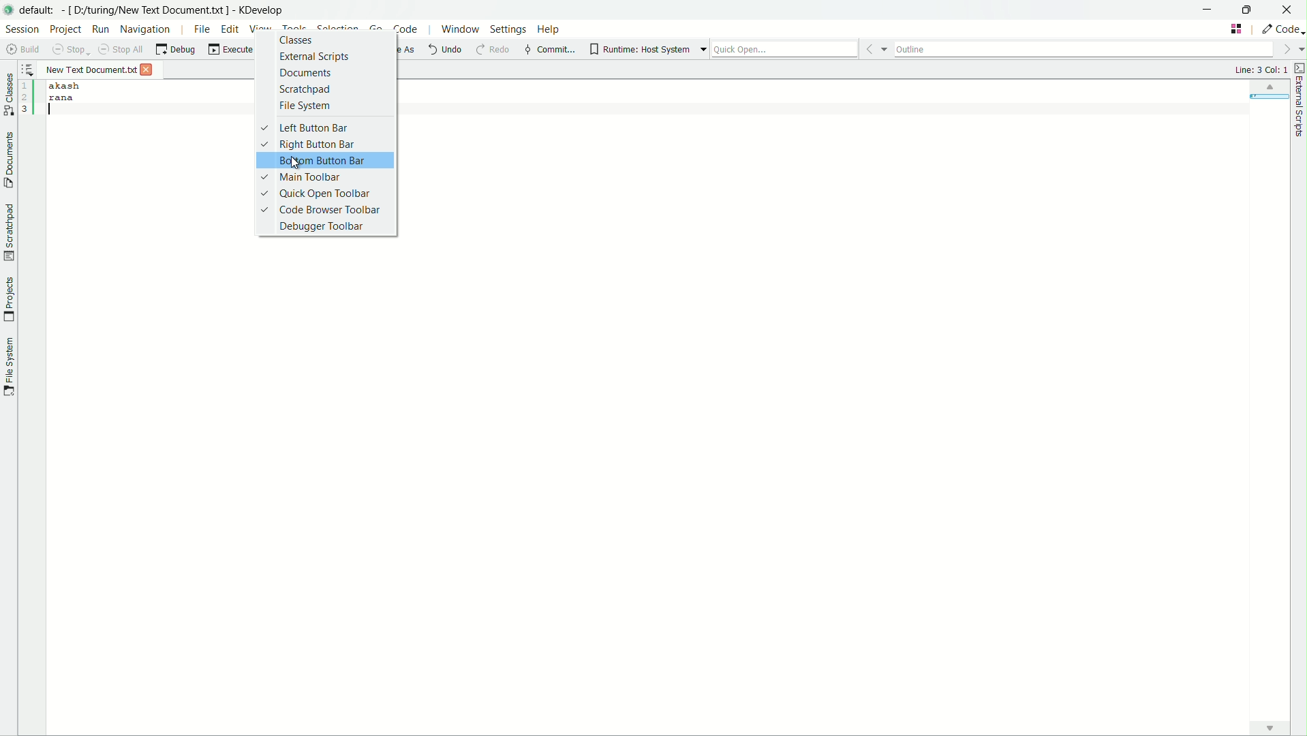 This screenshot has width=1307, height=736. I want to click on scratchpad, so click(305, 89).